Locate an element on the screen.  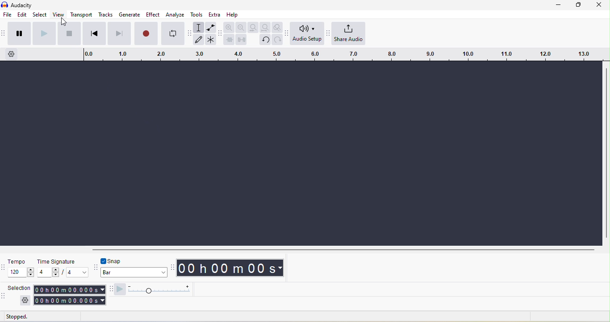
trim audio outside selection is located at coordinates (229, 39).